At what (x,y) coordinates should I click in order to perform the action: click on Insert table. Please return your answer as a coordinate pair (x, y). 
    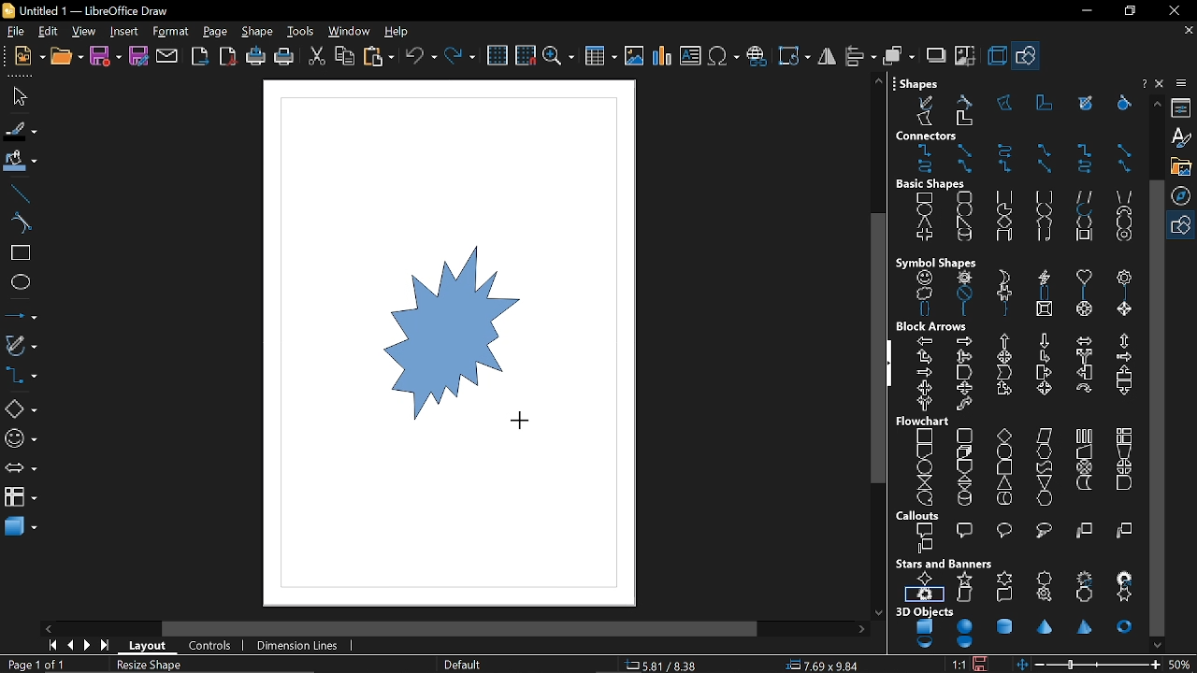
    Looking at the image, I should click on (599, 58).